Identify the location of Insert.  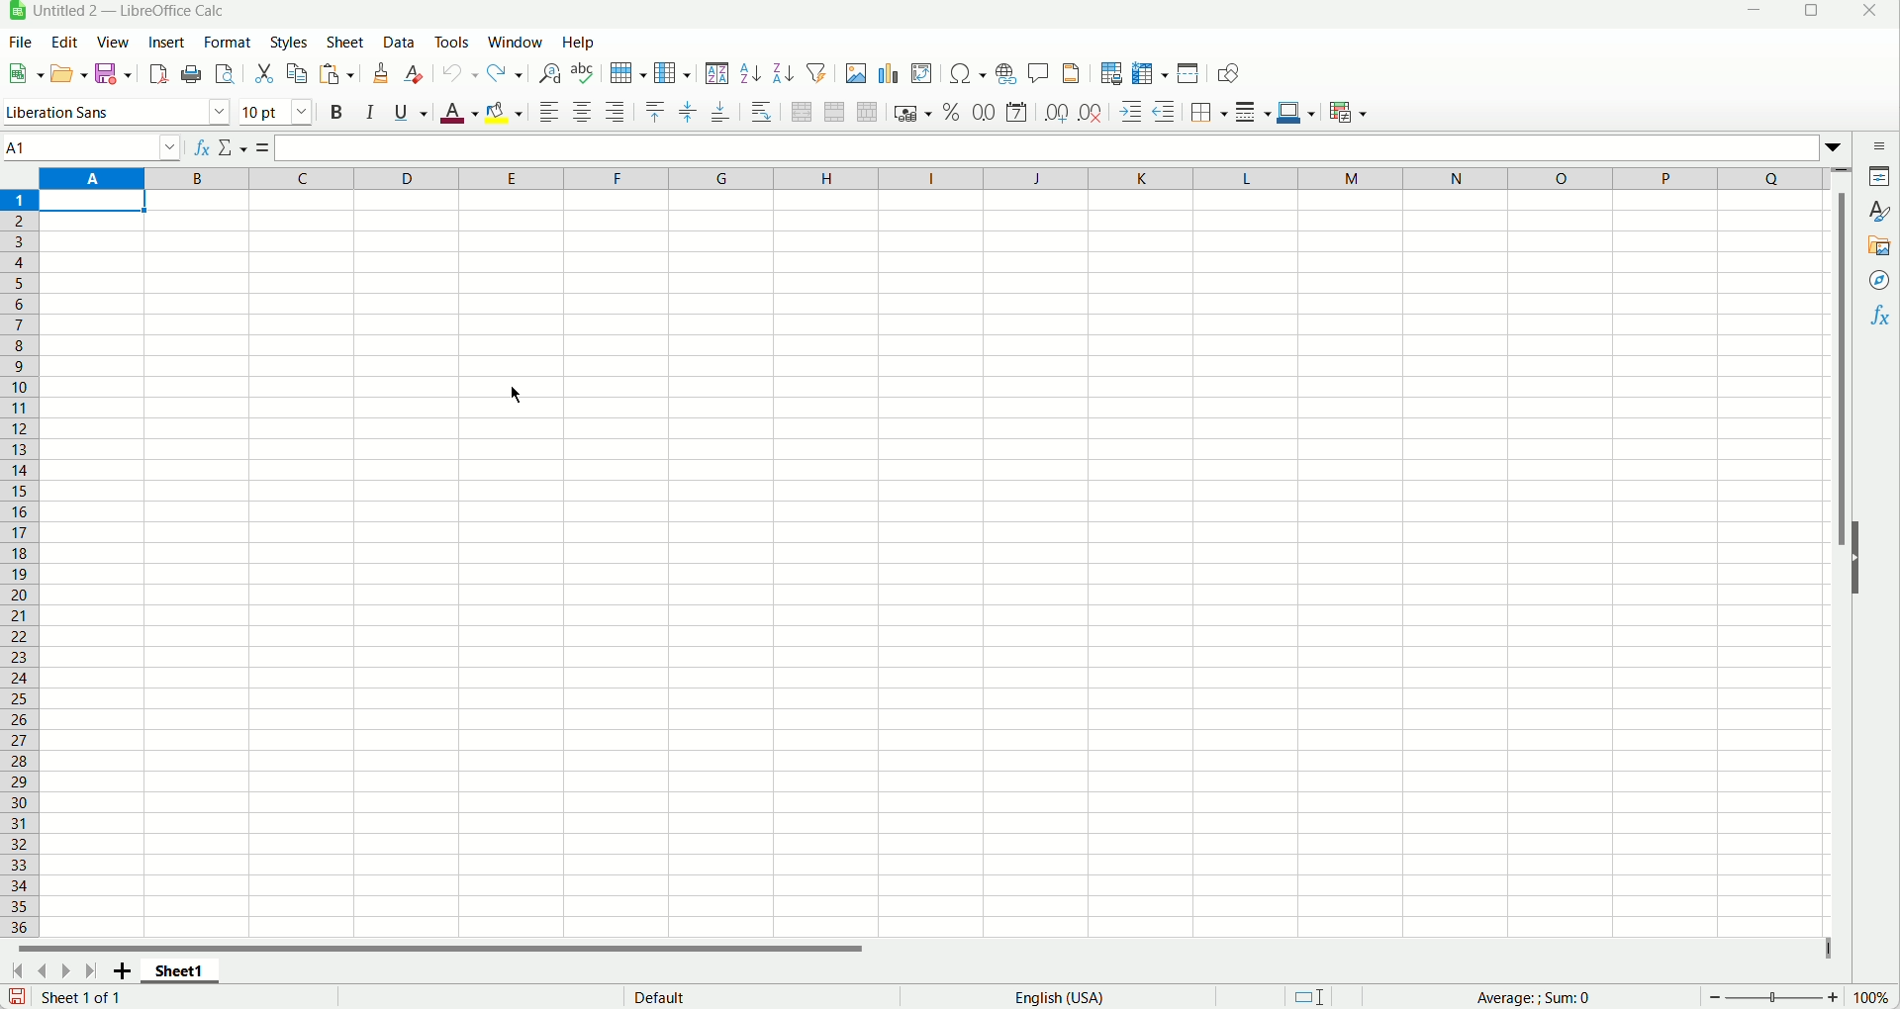
(168, 41).